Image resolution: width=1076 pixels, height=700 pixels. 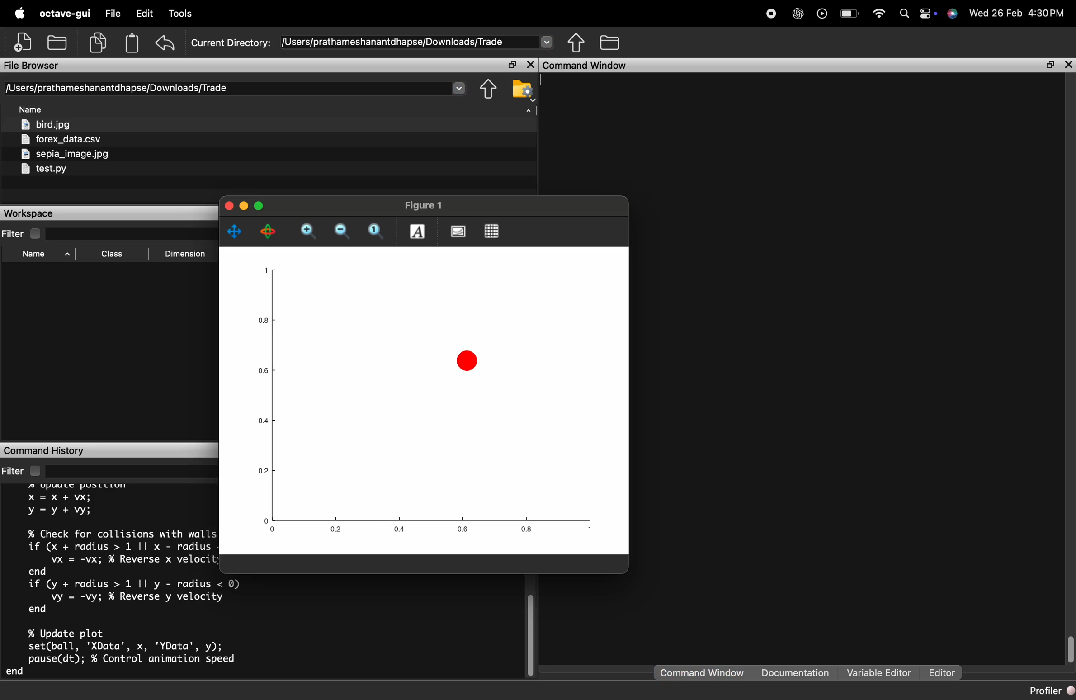 What do you see at coordinates (458, 232) in the screenshot?
I see `Toggle current axes visibility` at bounding box center [458, 232].